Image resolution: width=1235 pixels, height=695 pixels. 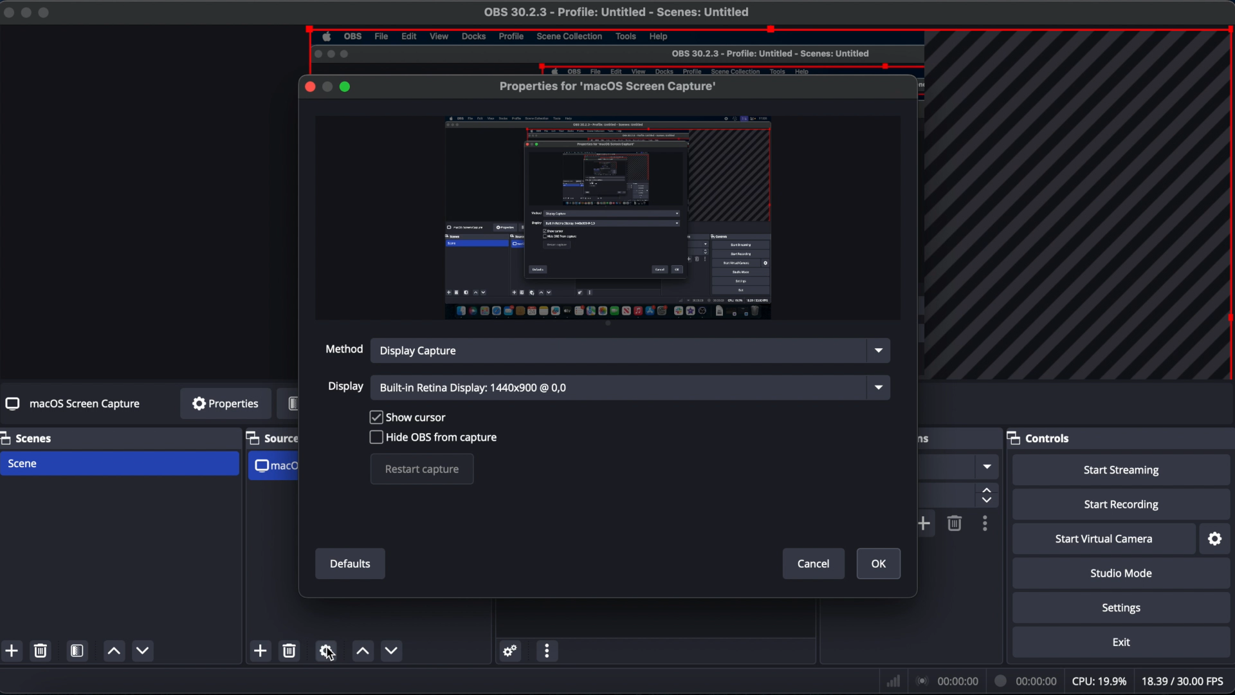 I want to click on maximize, so click(x=346, y=87).